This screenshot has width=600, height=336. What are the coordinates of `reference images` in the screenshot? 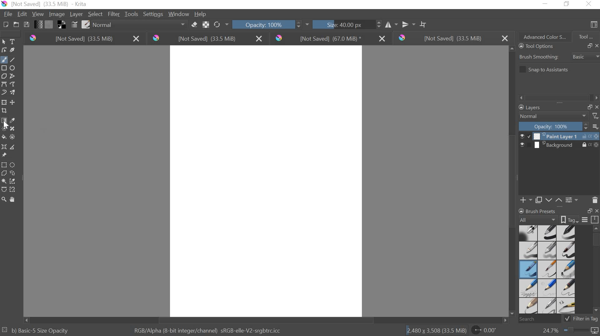 It's located at (5, 155).